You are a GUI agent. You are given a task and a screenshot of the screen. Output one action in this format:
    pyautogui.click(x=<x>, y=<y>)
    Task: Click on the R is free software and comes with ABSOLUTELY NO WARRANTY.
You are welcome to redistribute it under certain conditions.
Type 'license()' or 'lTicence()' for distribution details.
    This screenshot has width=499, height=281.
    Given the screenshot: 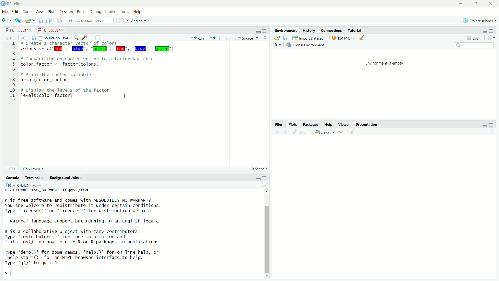 What is the action you would take?
    pyautogui.click(x=106, y=205)
    